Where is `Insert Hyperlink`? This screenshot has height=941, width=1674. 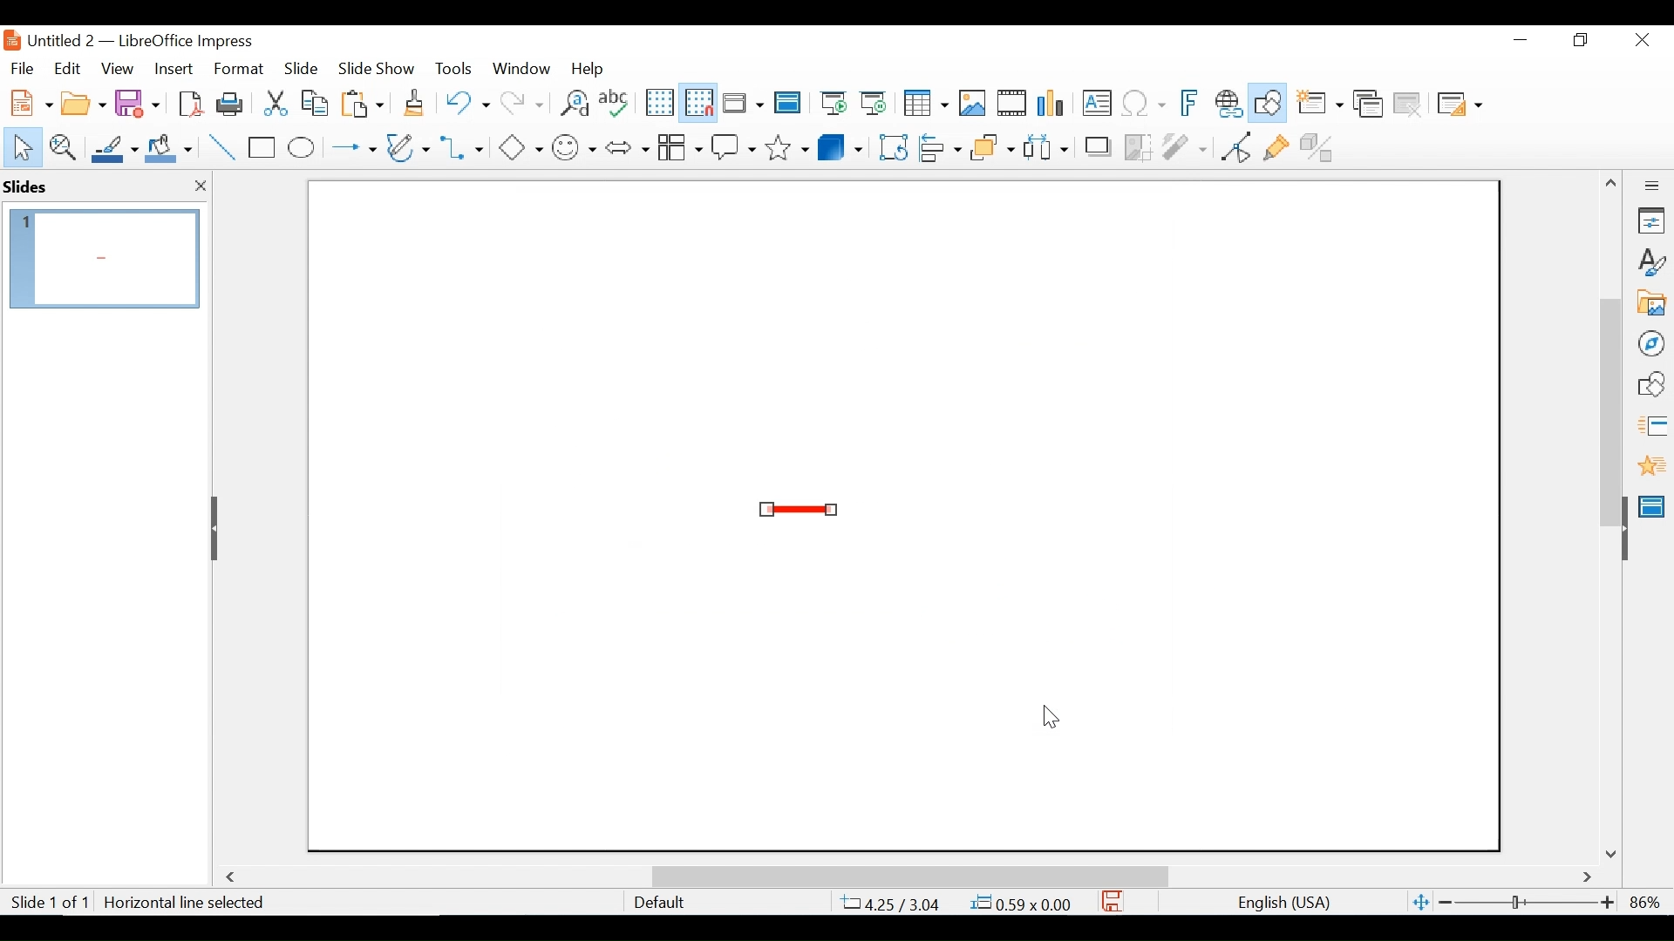 Insert Hyperlink is located at coordinates (1228, 104).